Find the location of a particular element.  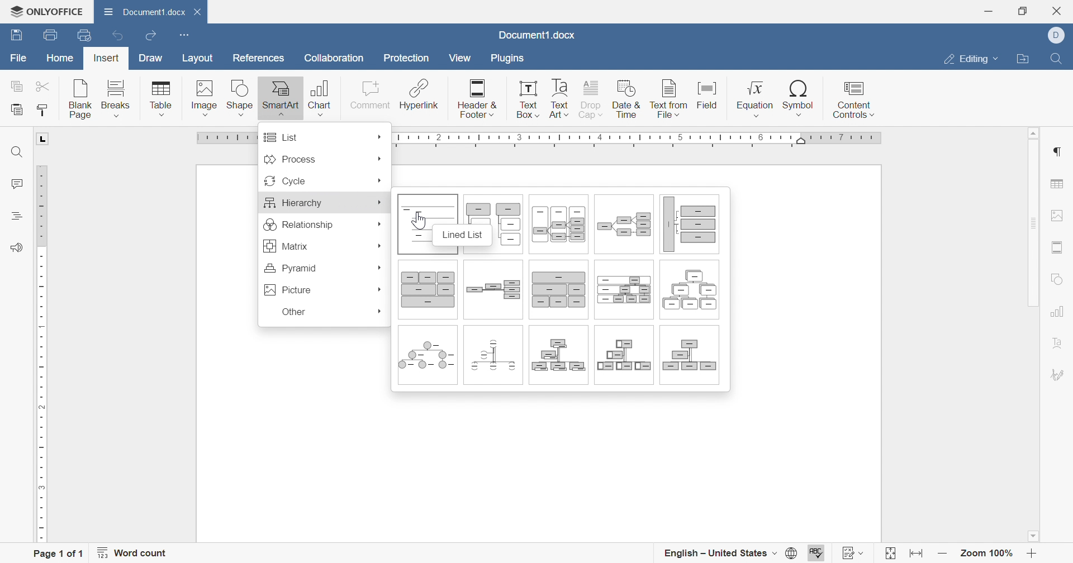

Insert is located at coordinates (107, 59).